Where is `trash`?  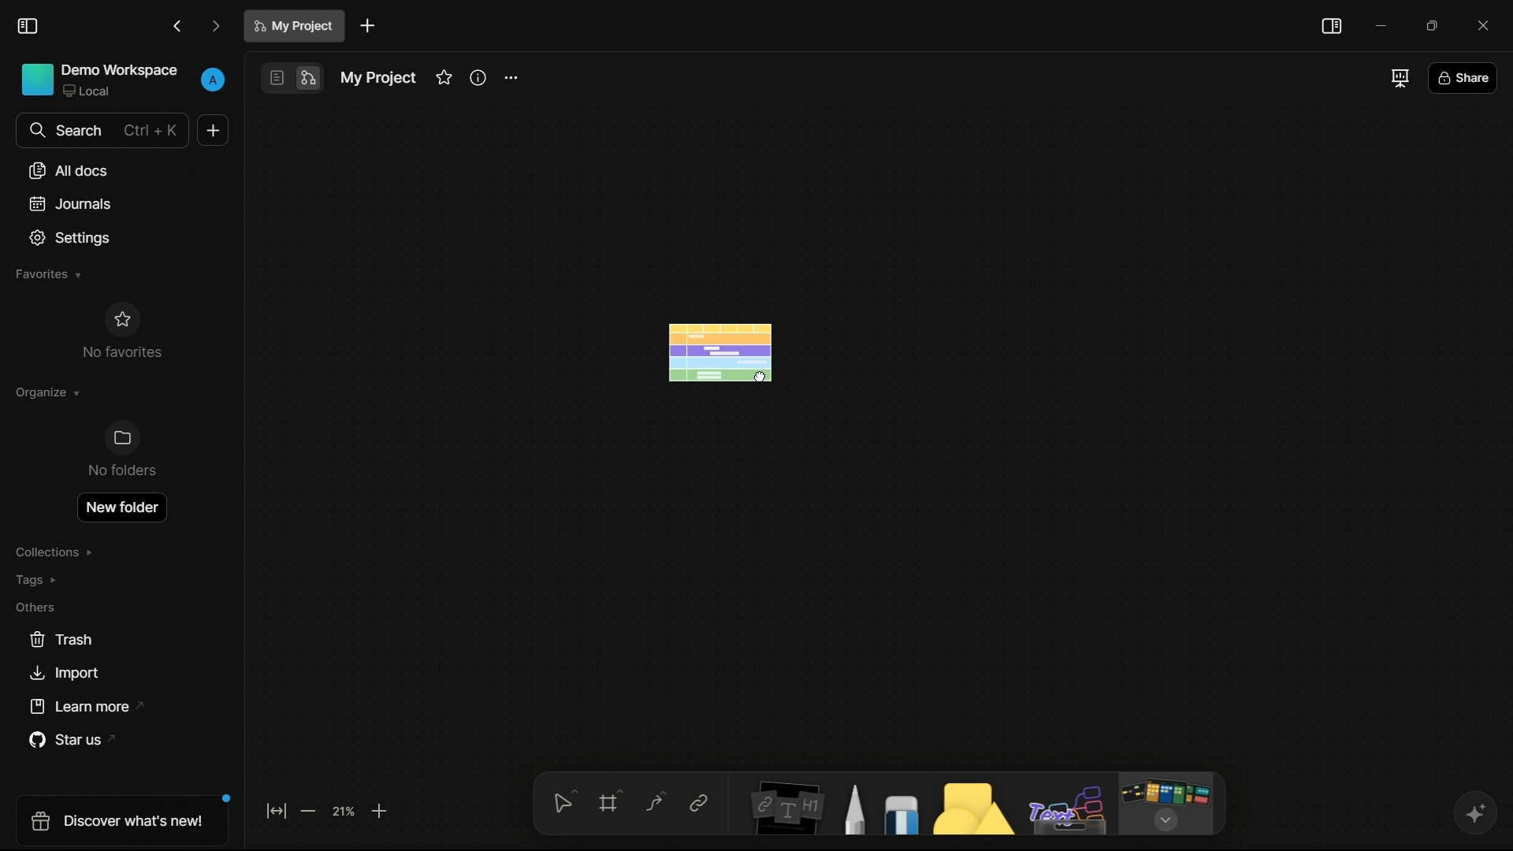
trash is located at coordinates (61, 641).